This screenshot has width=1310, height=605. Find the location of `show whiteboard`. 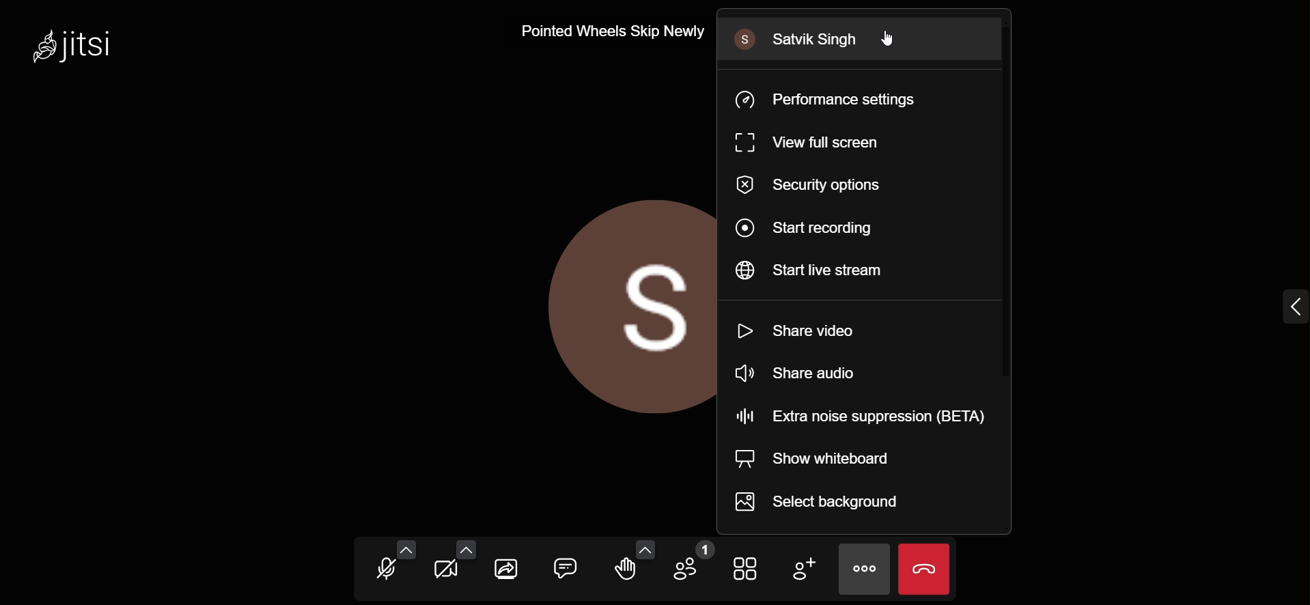

show whiteboard is located at coordinates (814, 466).